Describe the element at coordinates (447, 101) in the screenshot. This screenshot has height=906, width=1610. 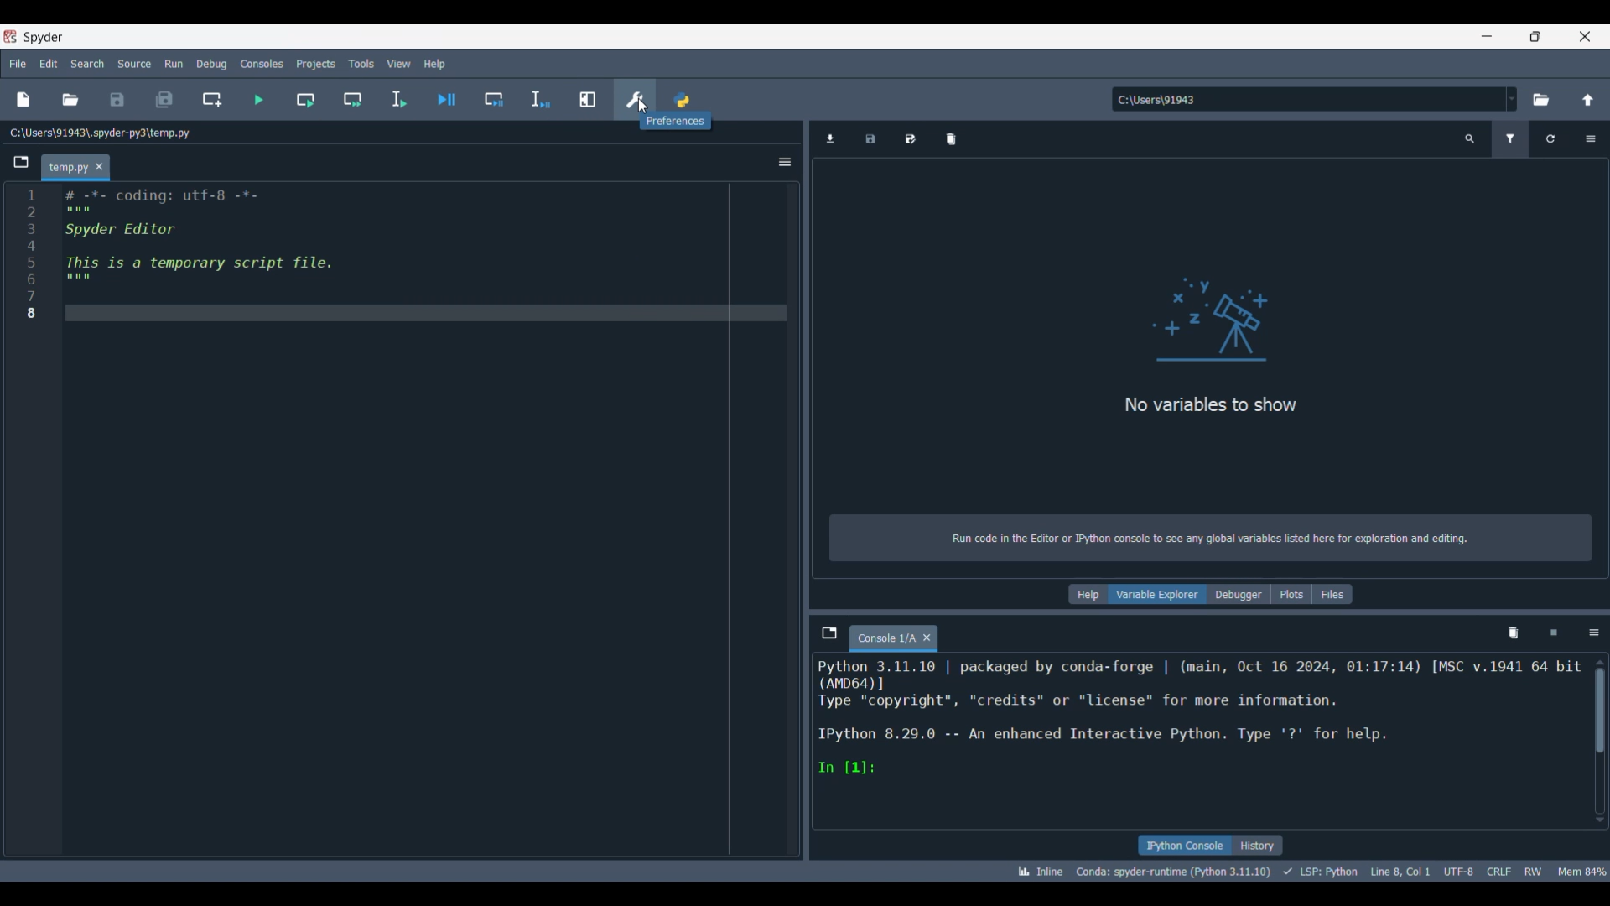
I see `Debug file` at that location.